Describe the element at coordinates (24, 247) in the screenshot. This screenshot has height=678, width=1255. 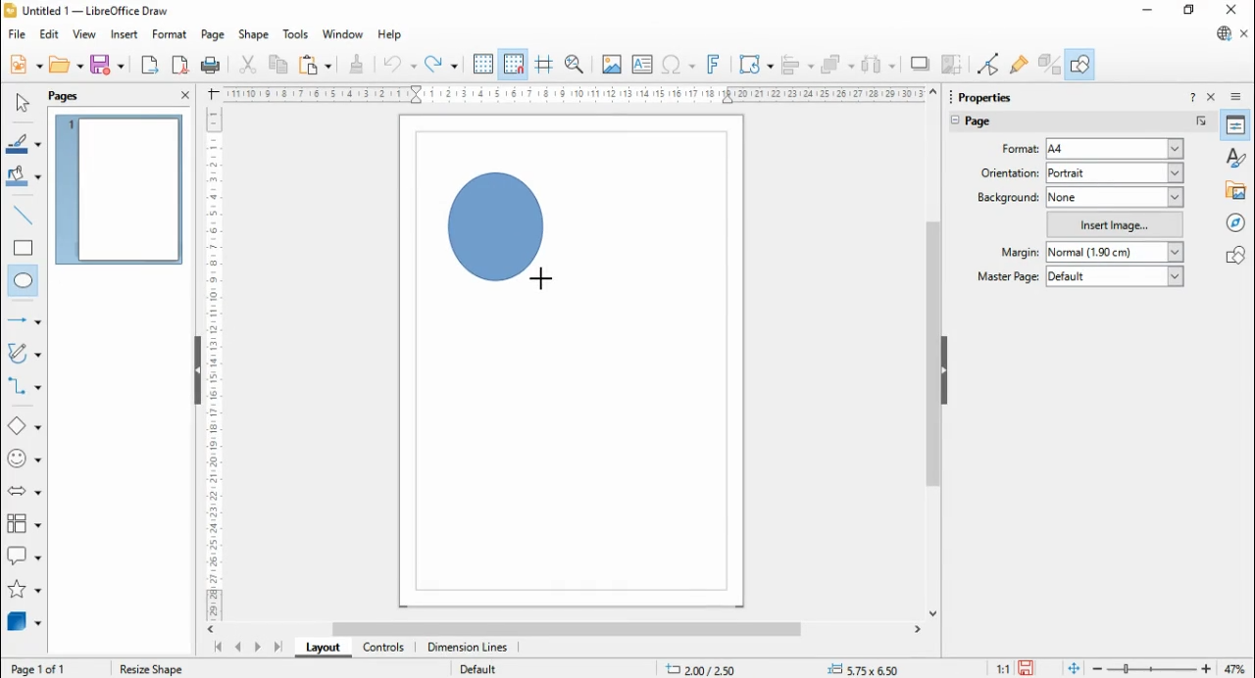
I see `rectangle` at that location.